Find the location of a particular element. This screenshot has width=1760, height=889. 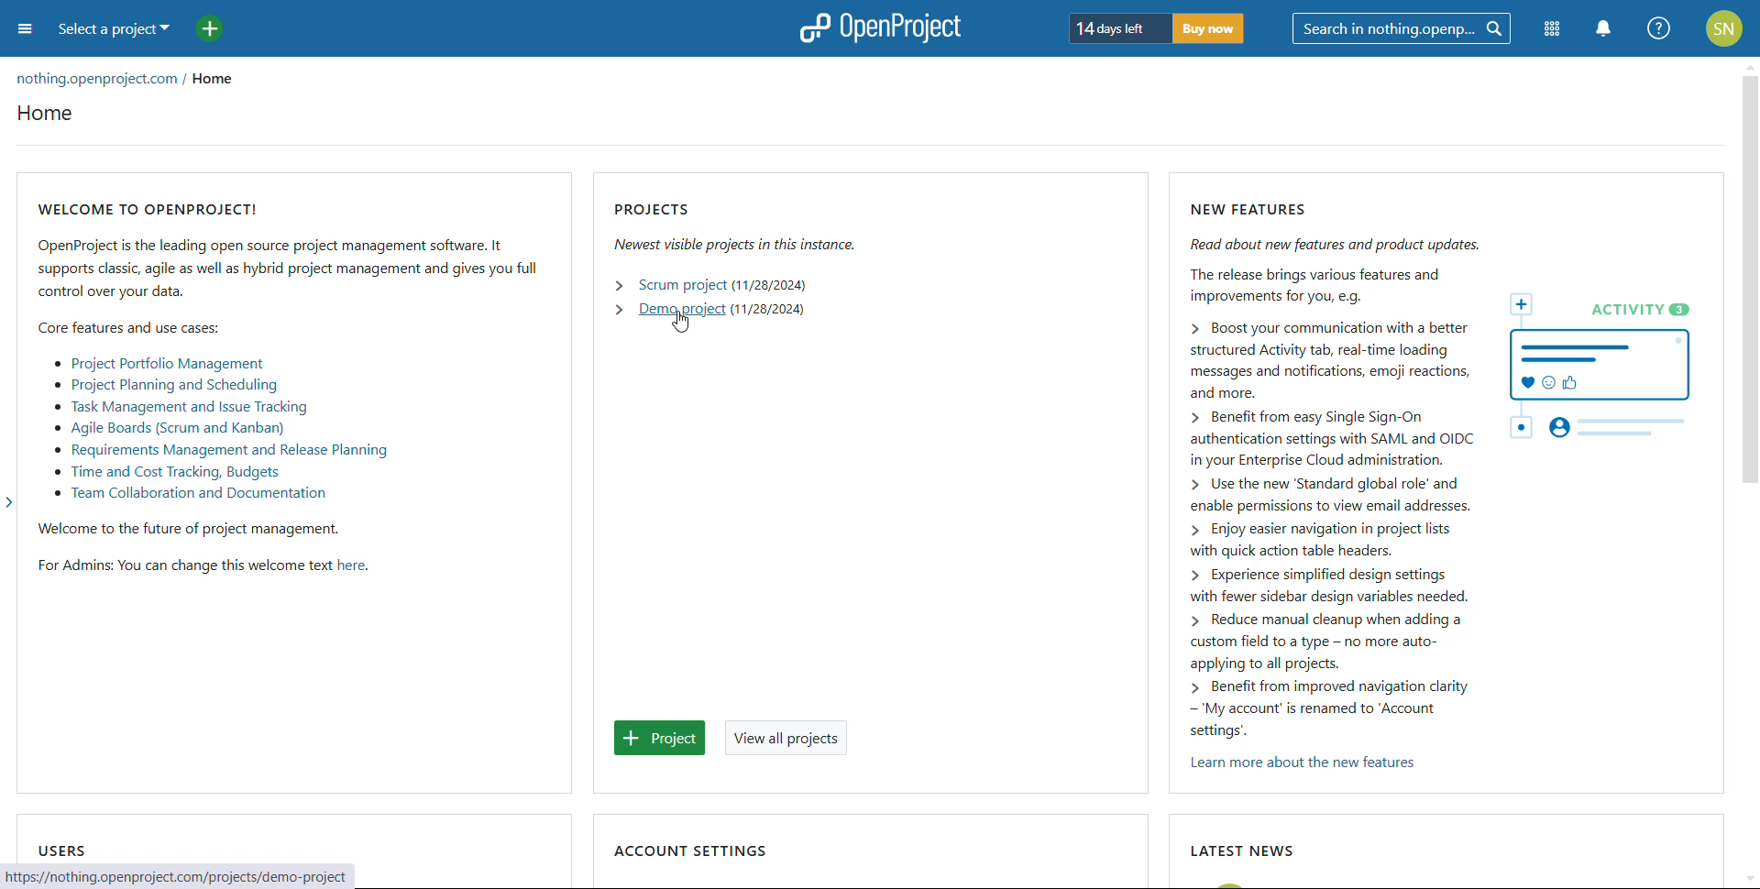

> Reduce manual cleanup when adding a custom field to a type — no more auto- applying to all projects is located at coordinates (1325, 640).